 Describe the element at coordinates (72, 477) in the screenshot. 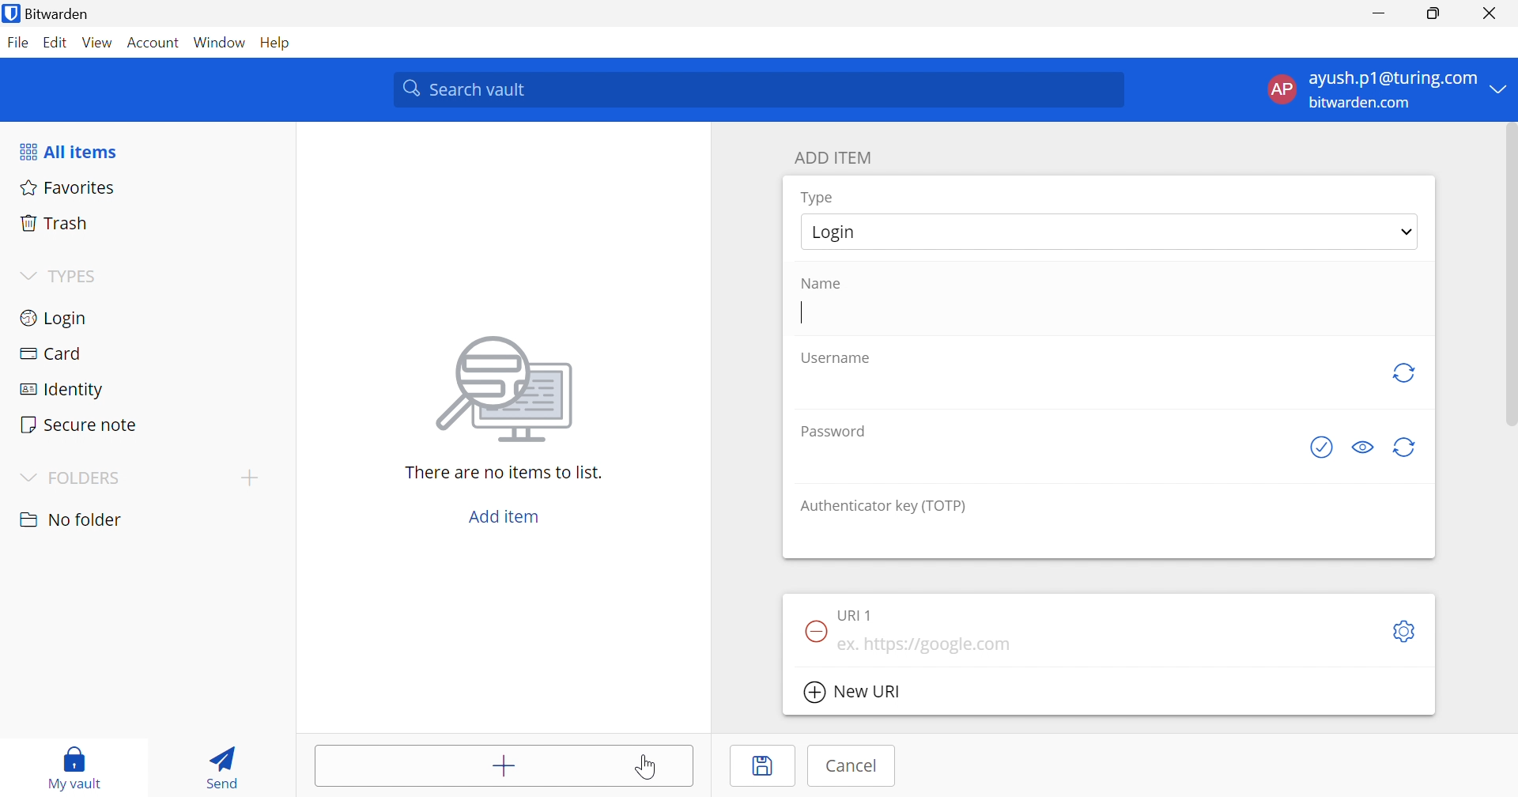

I see `FOLDERS` at that location.